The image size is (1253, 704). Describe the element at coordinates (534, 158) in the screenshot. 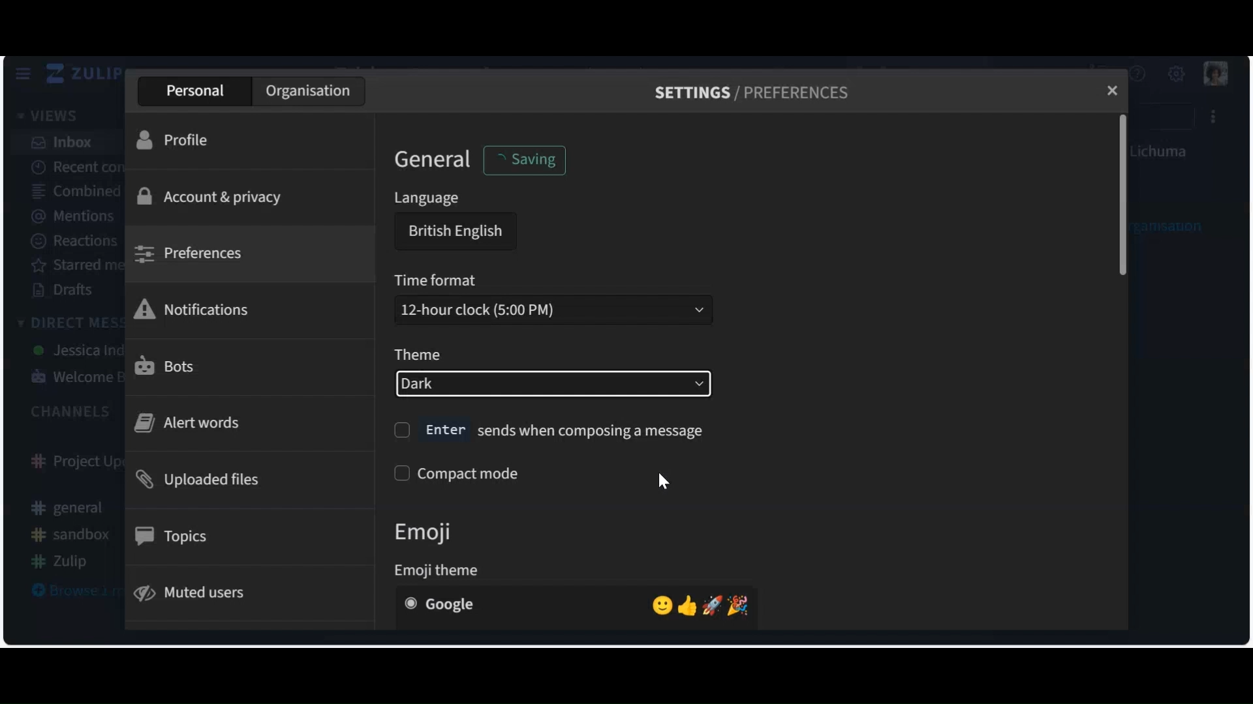

I see `Saving` at that location.